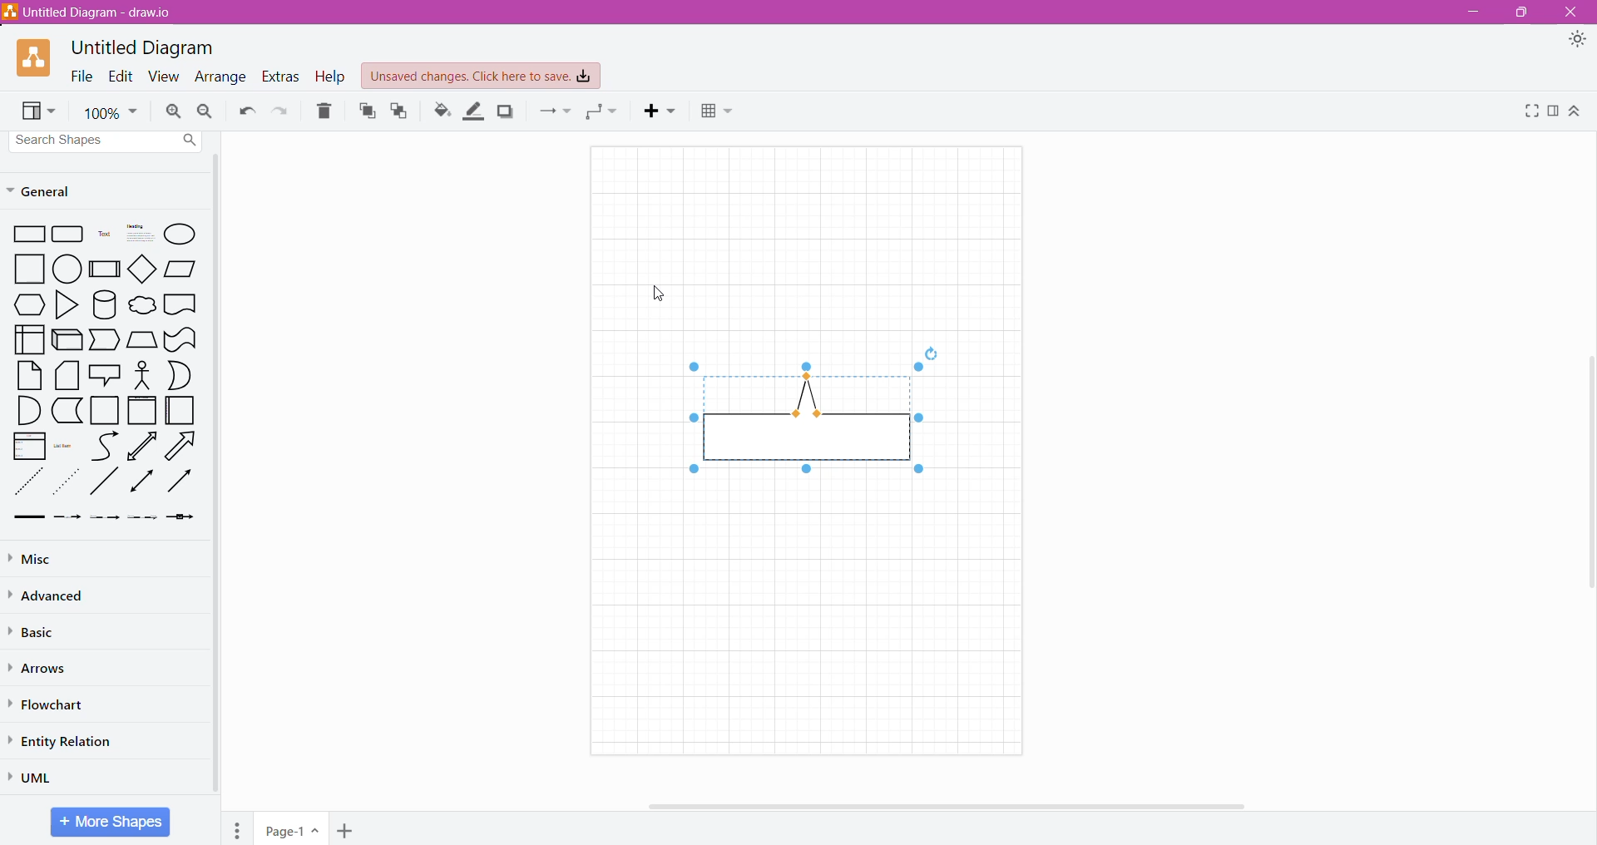  Describe the element at coordinates (68, 482) in the screenshot. I see `Dotted Arrow ` at that location.